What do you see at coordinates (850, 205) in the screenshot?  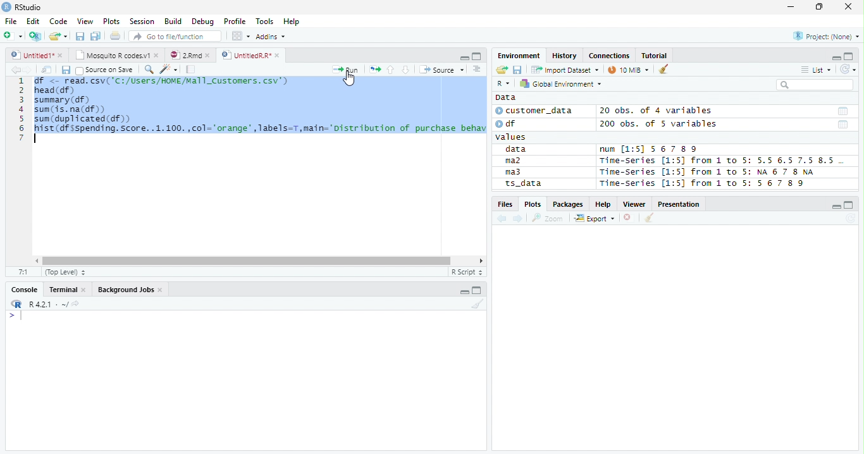 I see `Maximize` at bounding box center [850, 205].